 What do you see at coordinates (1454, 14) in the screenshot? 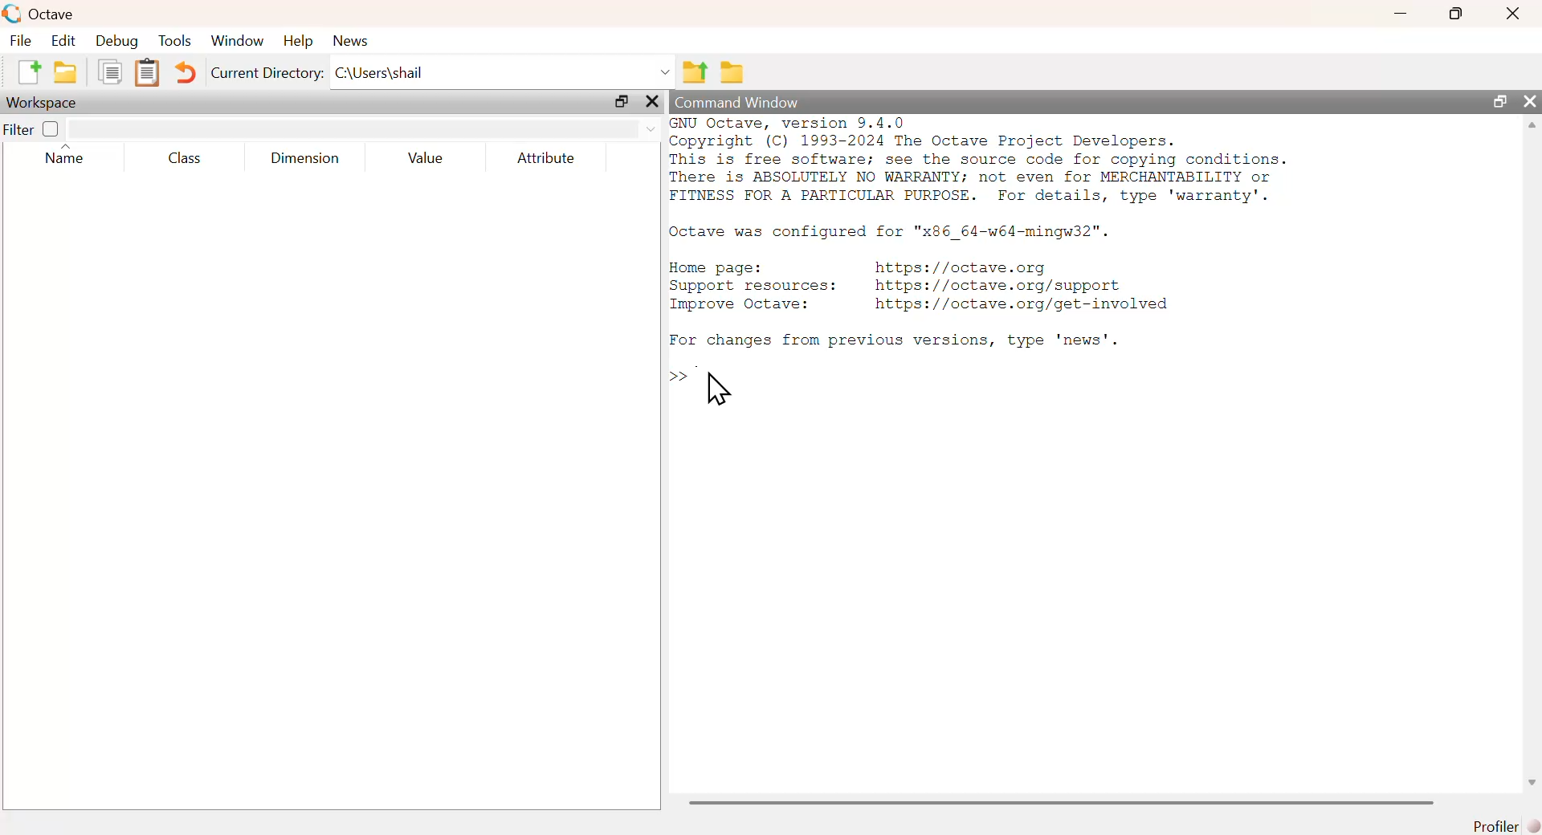
I see `maximize` at bounding box center [1454, 14].